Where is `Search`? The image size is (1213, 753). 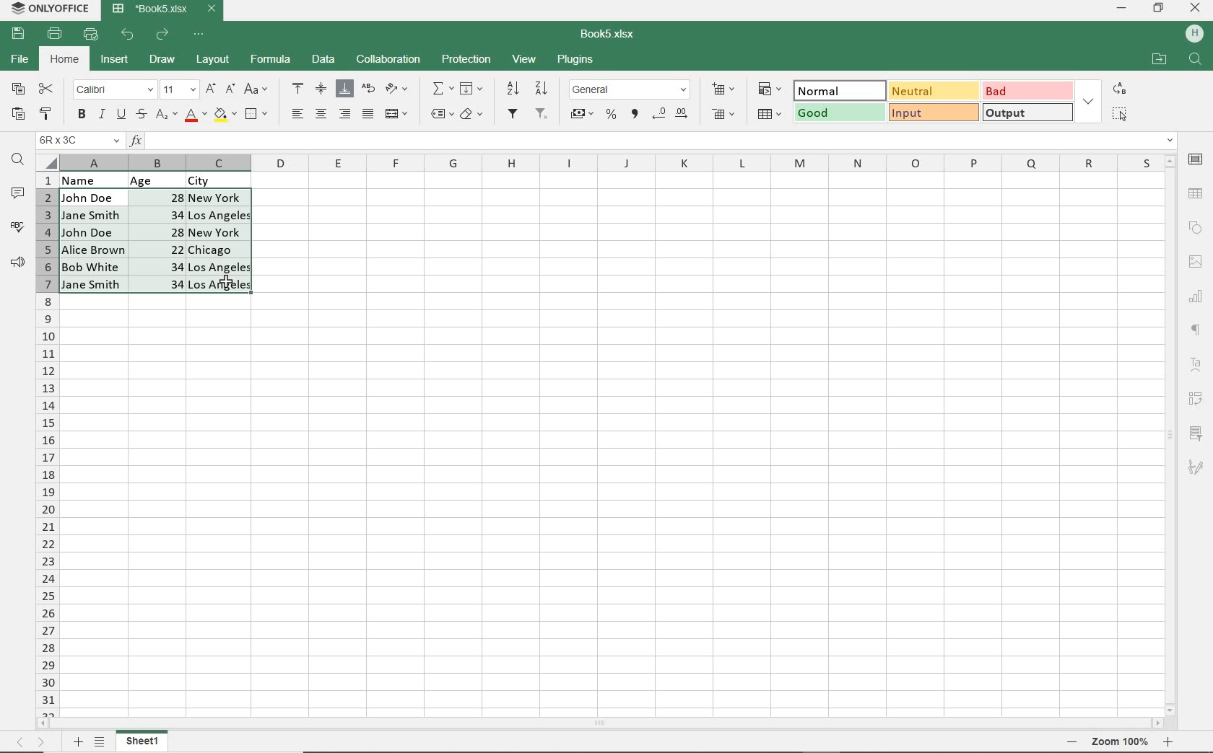
Search is located at coordinates (1196, 60).